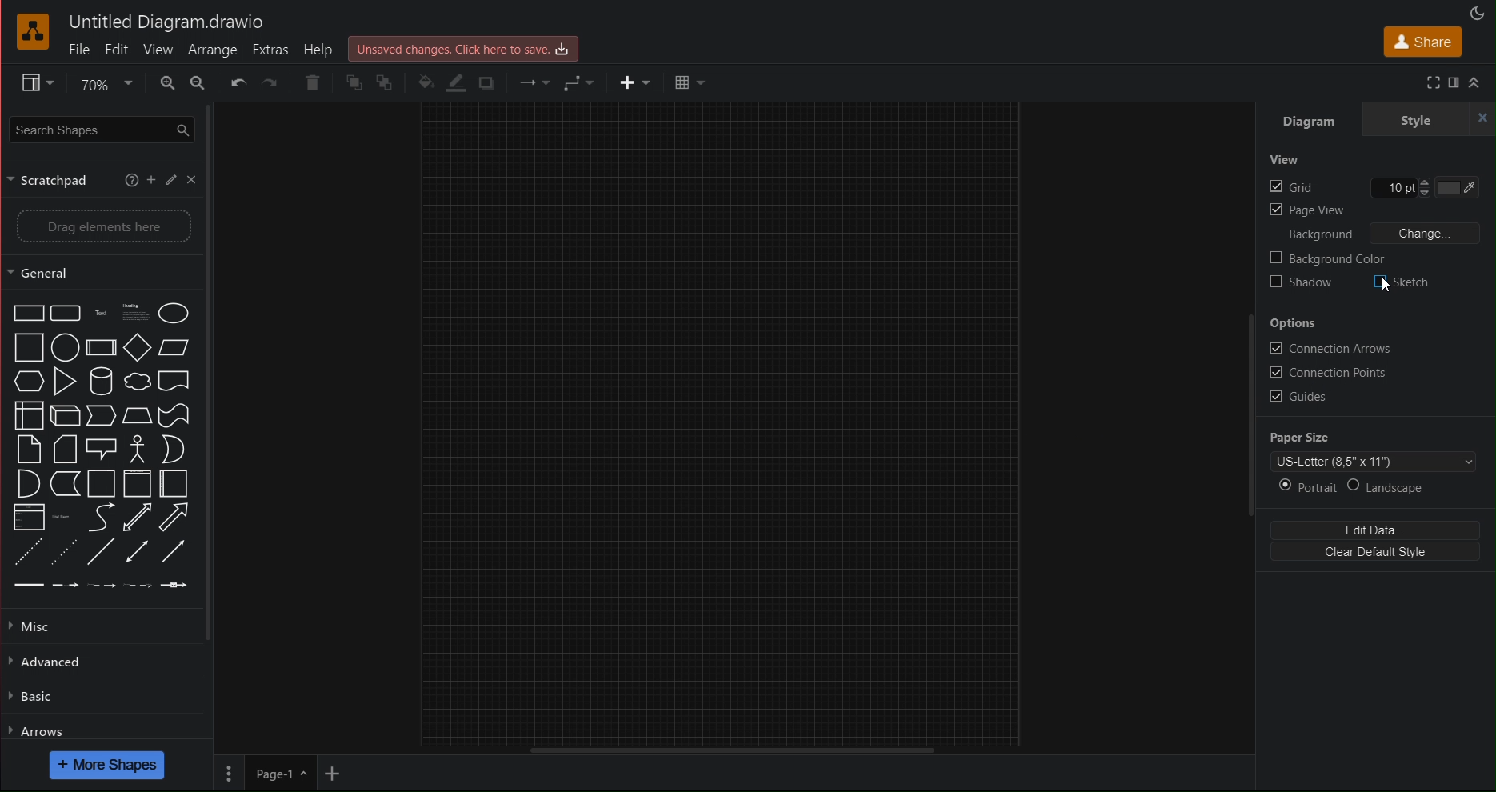 This screenshot has width=1496, height=792. I want to click on process, so click(101, 347).